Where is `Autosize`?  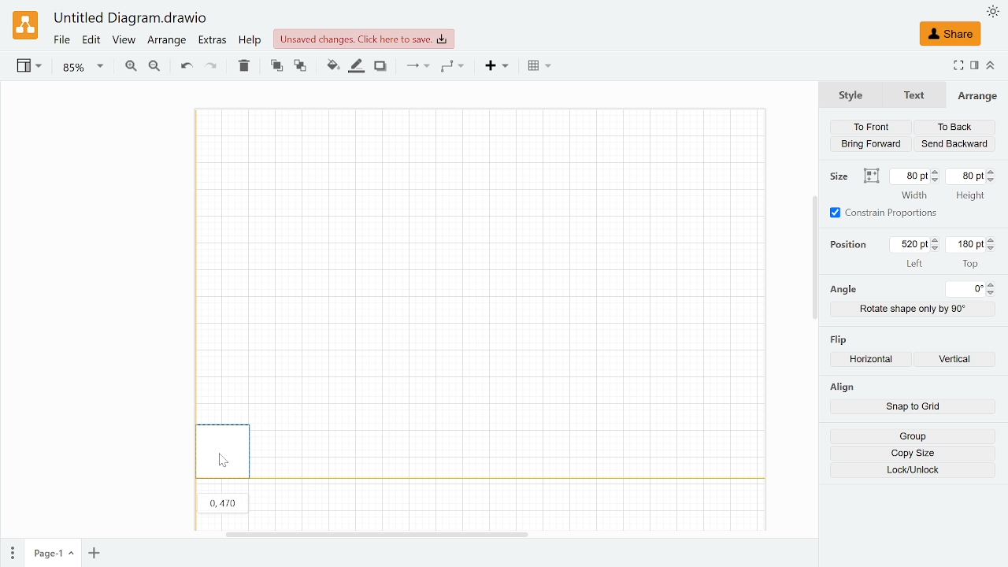
Autosize is located at coordinates (871, 176).